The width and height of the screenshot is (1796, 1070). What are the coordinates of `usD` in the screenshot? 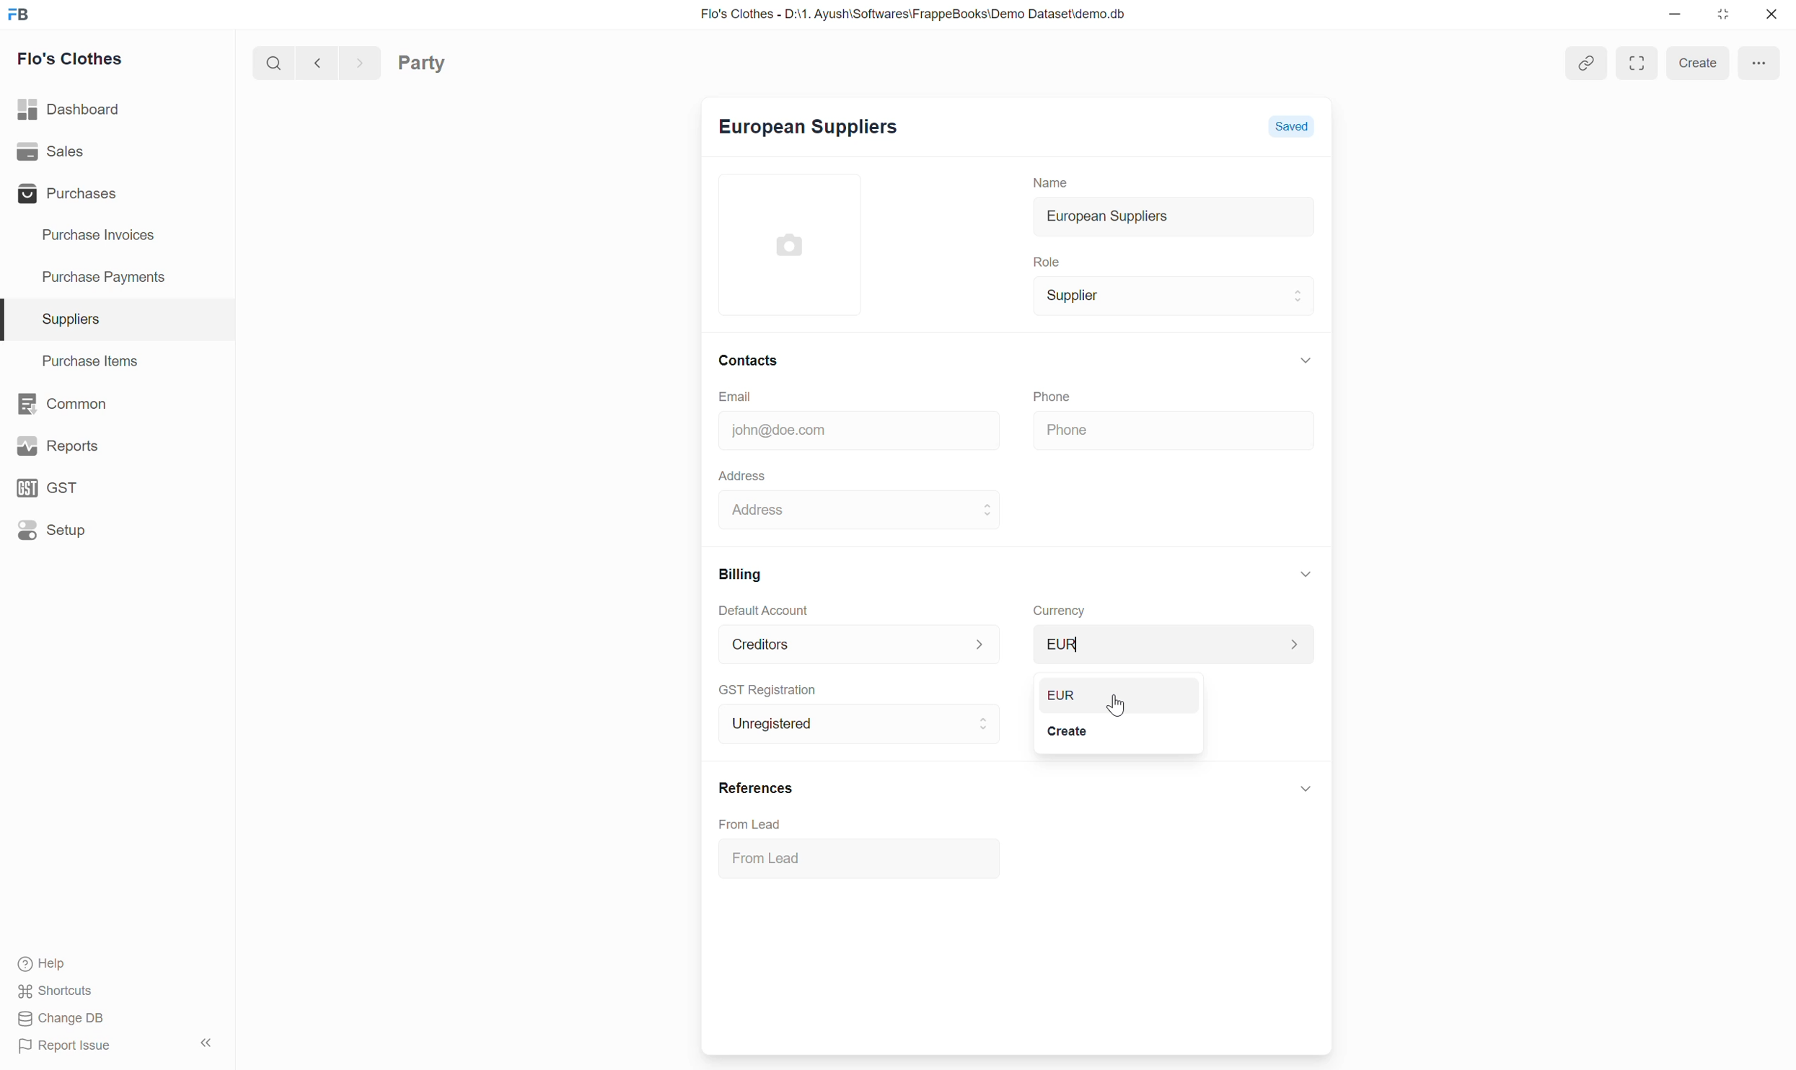 It's located at (1062, 641).